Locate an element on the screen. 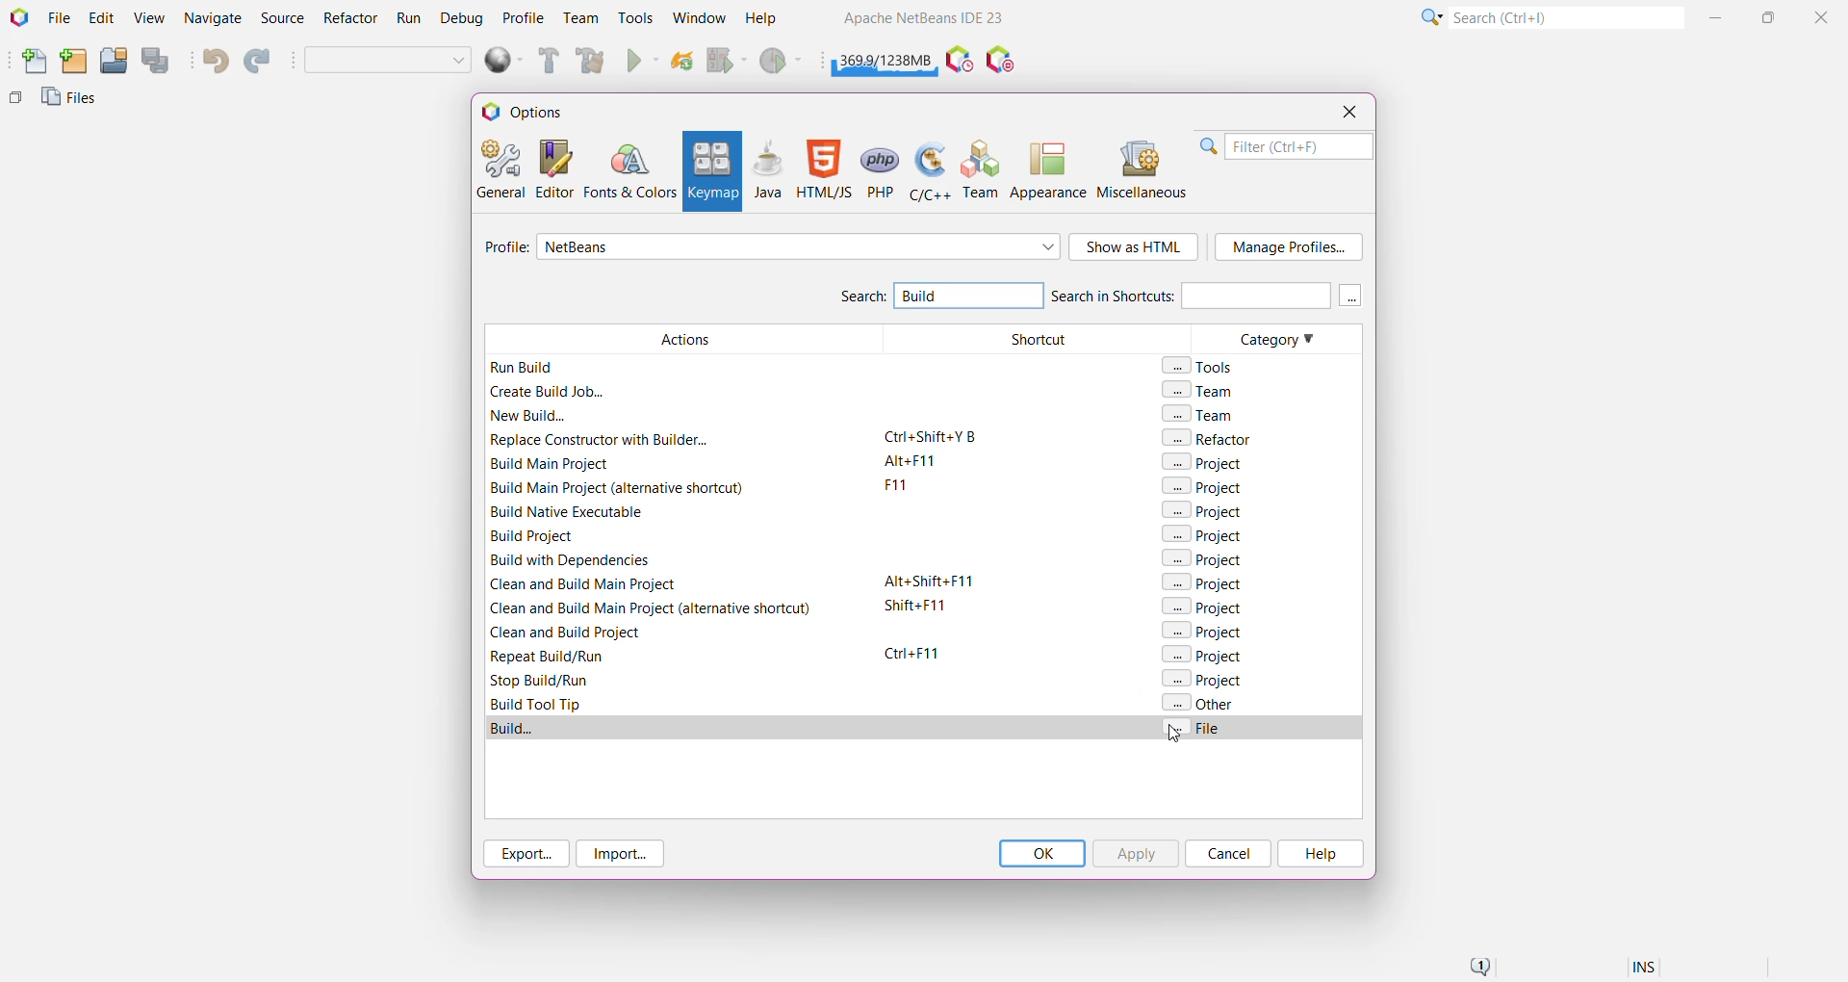 The width and height of the screenshot is (1848, 982). Search in Shortcuts is located at coordinates (1190, 295).